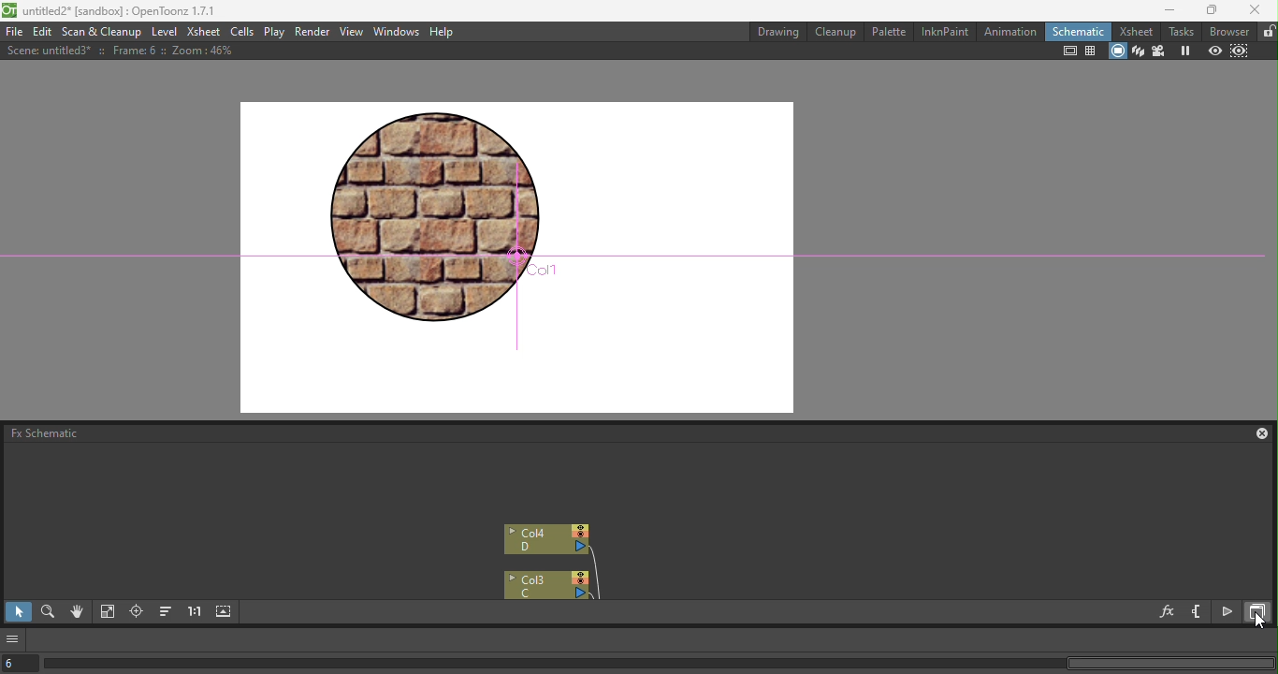 The image size is (1278, 674). I want to click on InknPaint, so click(946, 32).